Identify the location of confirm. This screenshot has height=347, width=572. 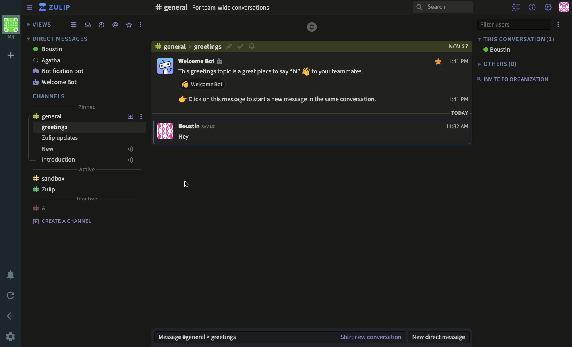
(240, 47).